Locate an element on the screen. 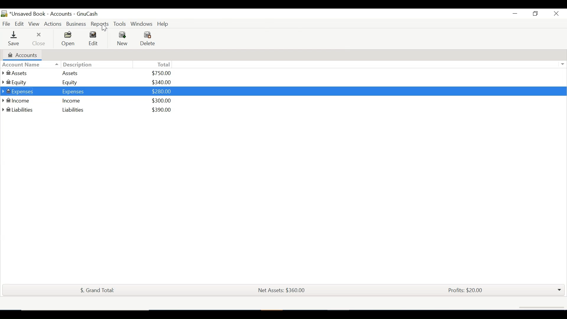 This screenshot has height=319, width=567. Minimize is located at coordinates (515, 14).